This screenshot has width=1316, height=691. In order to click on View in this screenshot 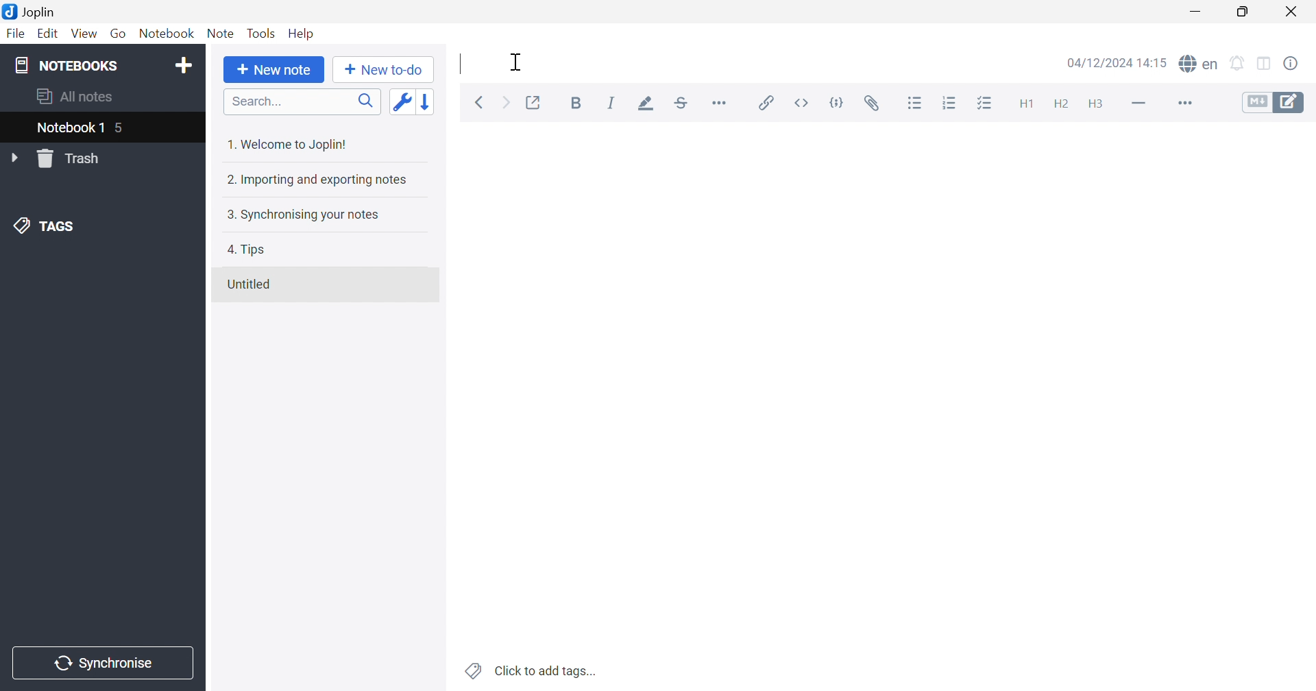, I will do `click(82, 34)`.